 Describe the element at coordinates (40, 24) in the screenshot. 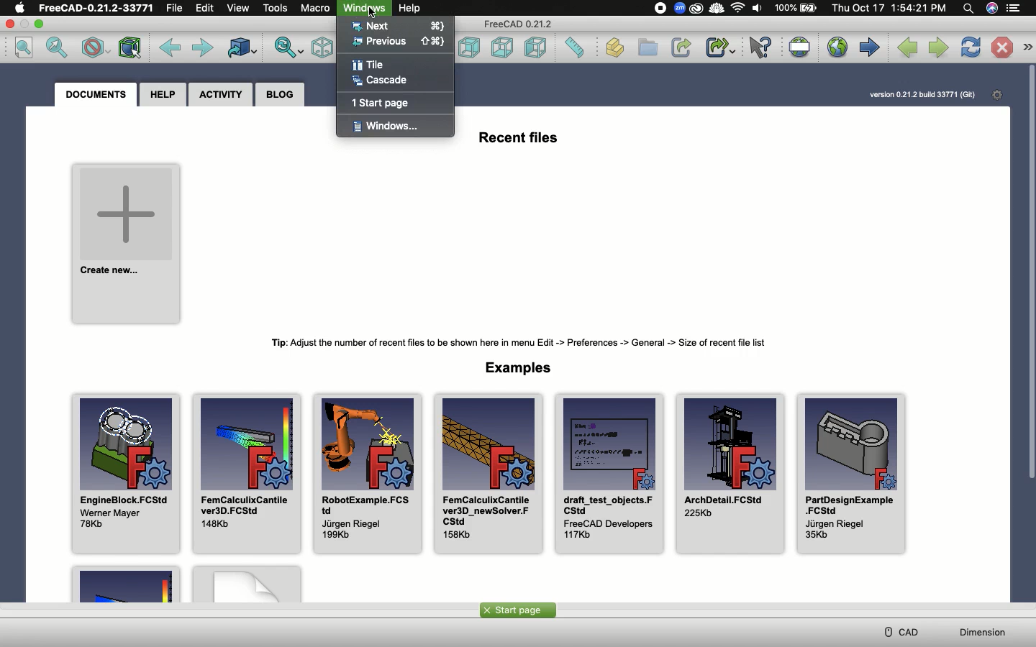

I see `Minimize` at that location.